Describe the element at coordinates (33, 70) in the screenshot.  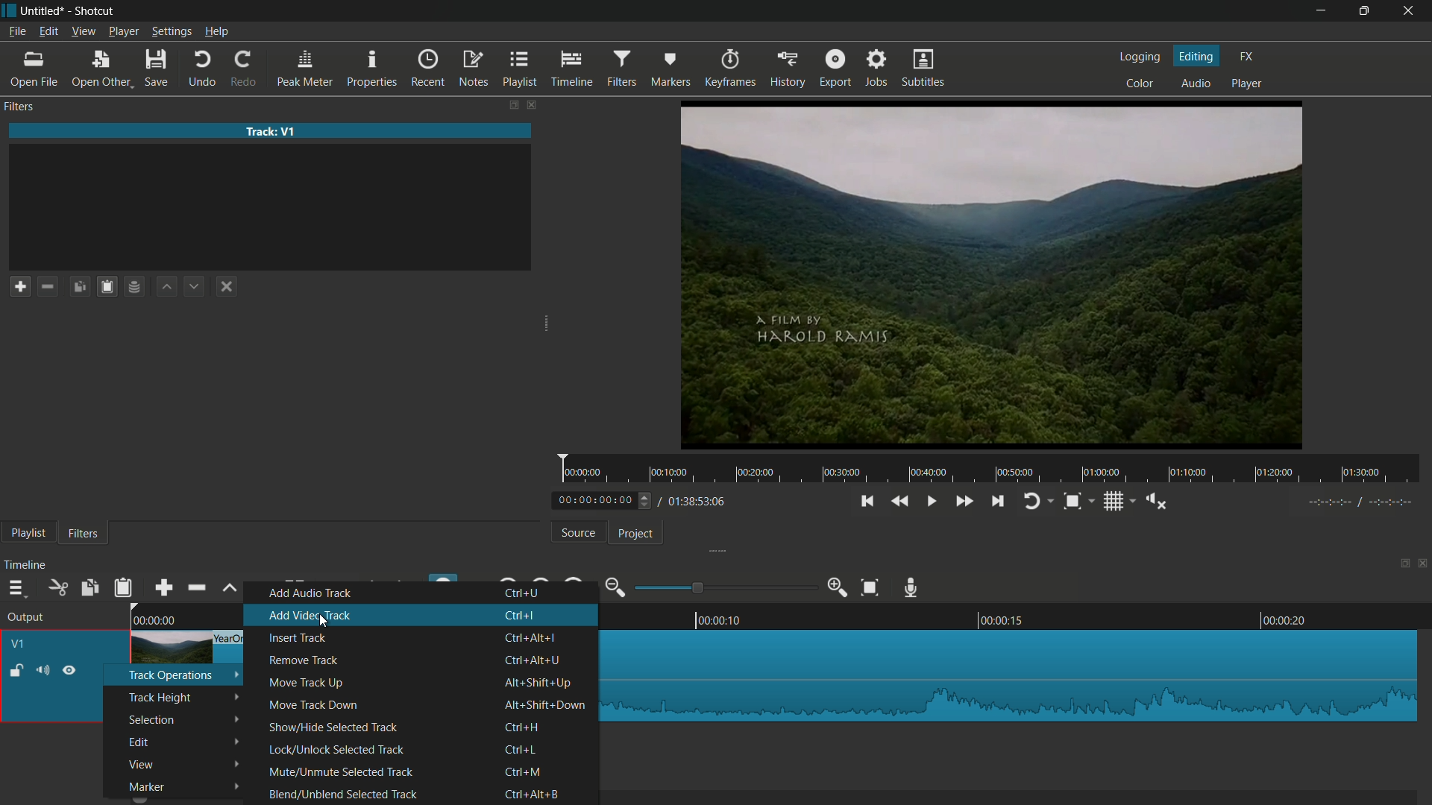
I see `open file` at that location.